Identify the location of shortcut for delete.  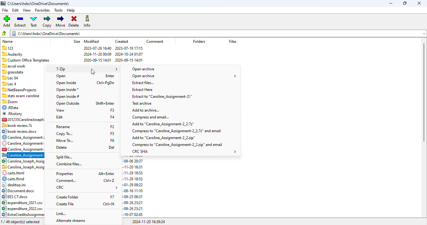
(112, 147).